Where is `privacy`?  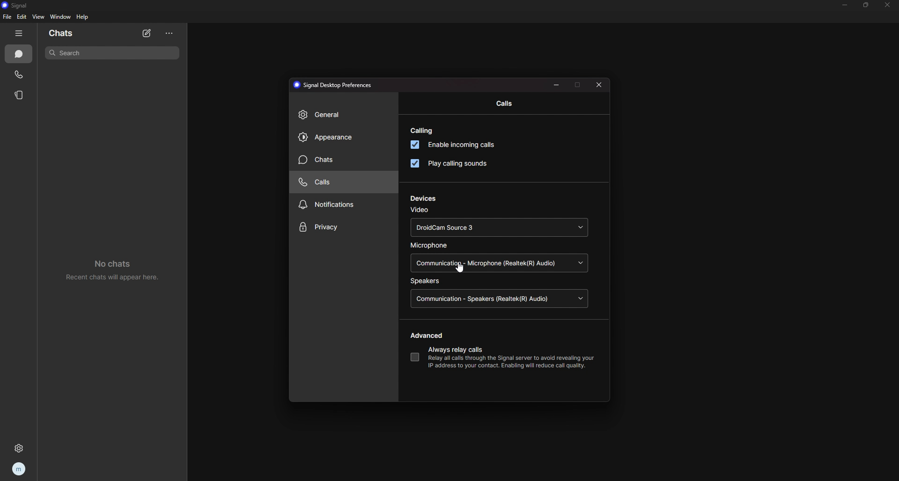 privacy is located at coordinates (344, 227).